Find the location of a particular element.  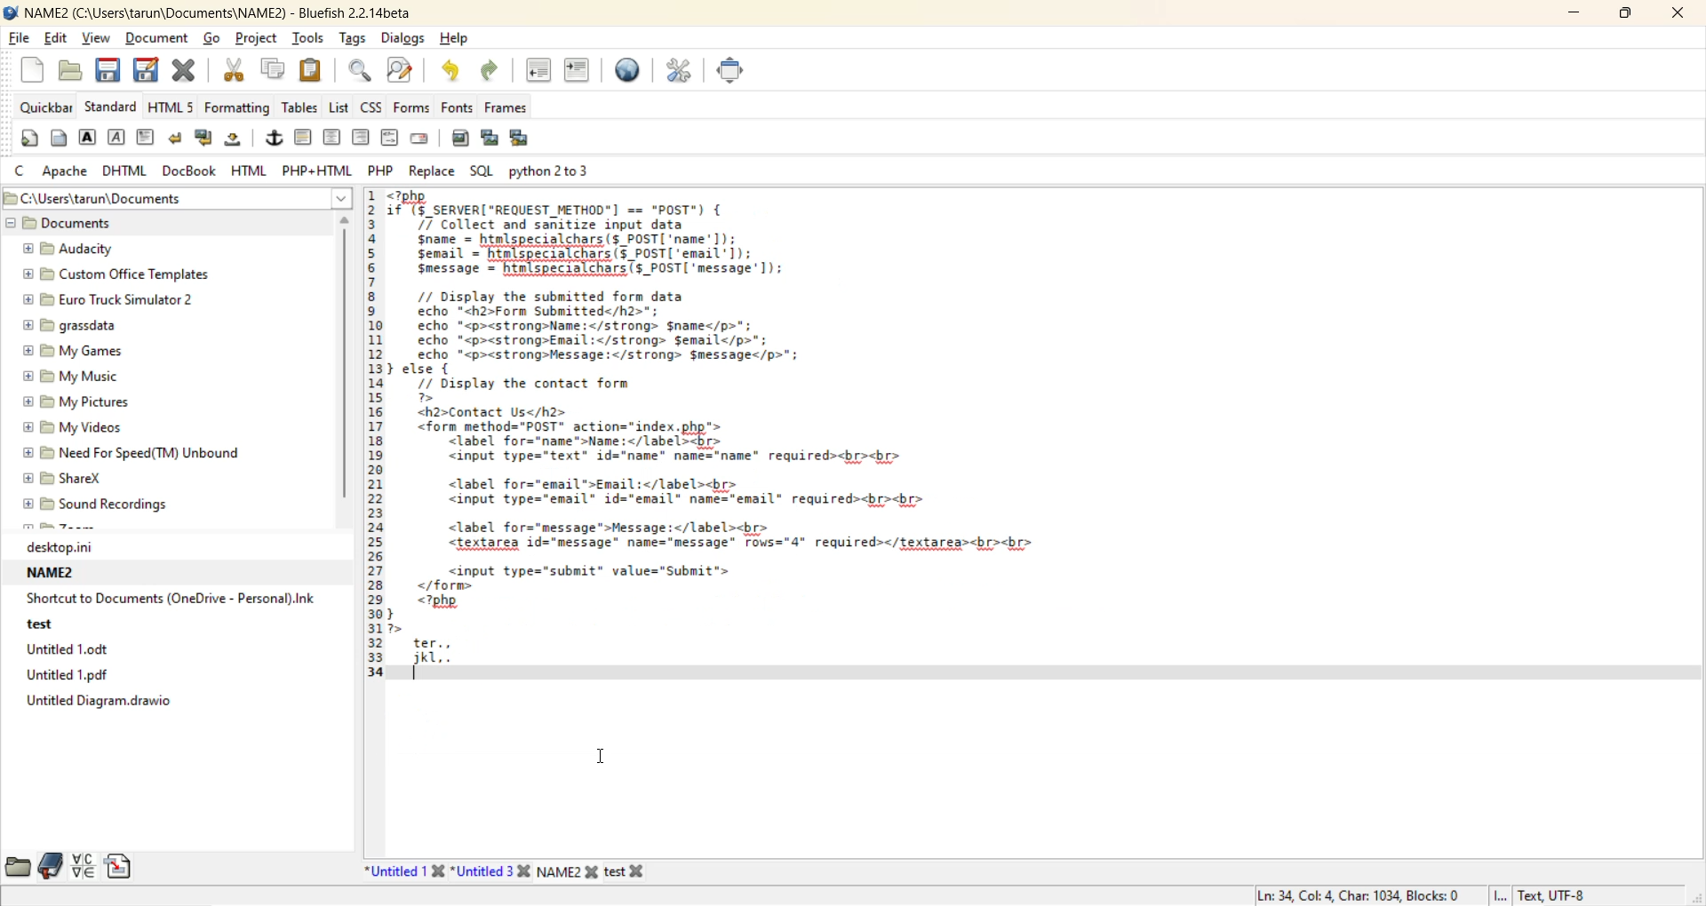

open is located at coordinates (73, 73).